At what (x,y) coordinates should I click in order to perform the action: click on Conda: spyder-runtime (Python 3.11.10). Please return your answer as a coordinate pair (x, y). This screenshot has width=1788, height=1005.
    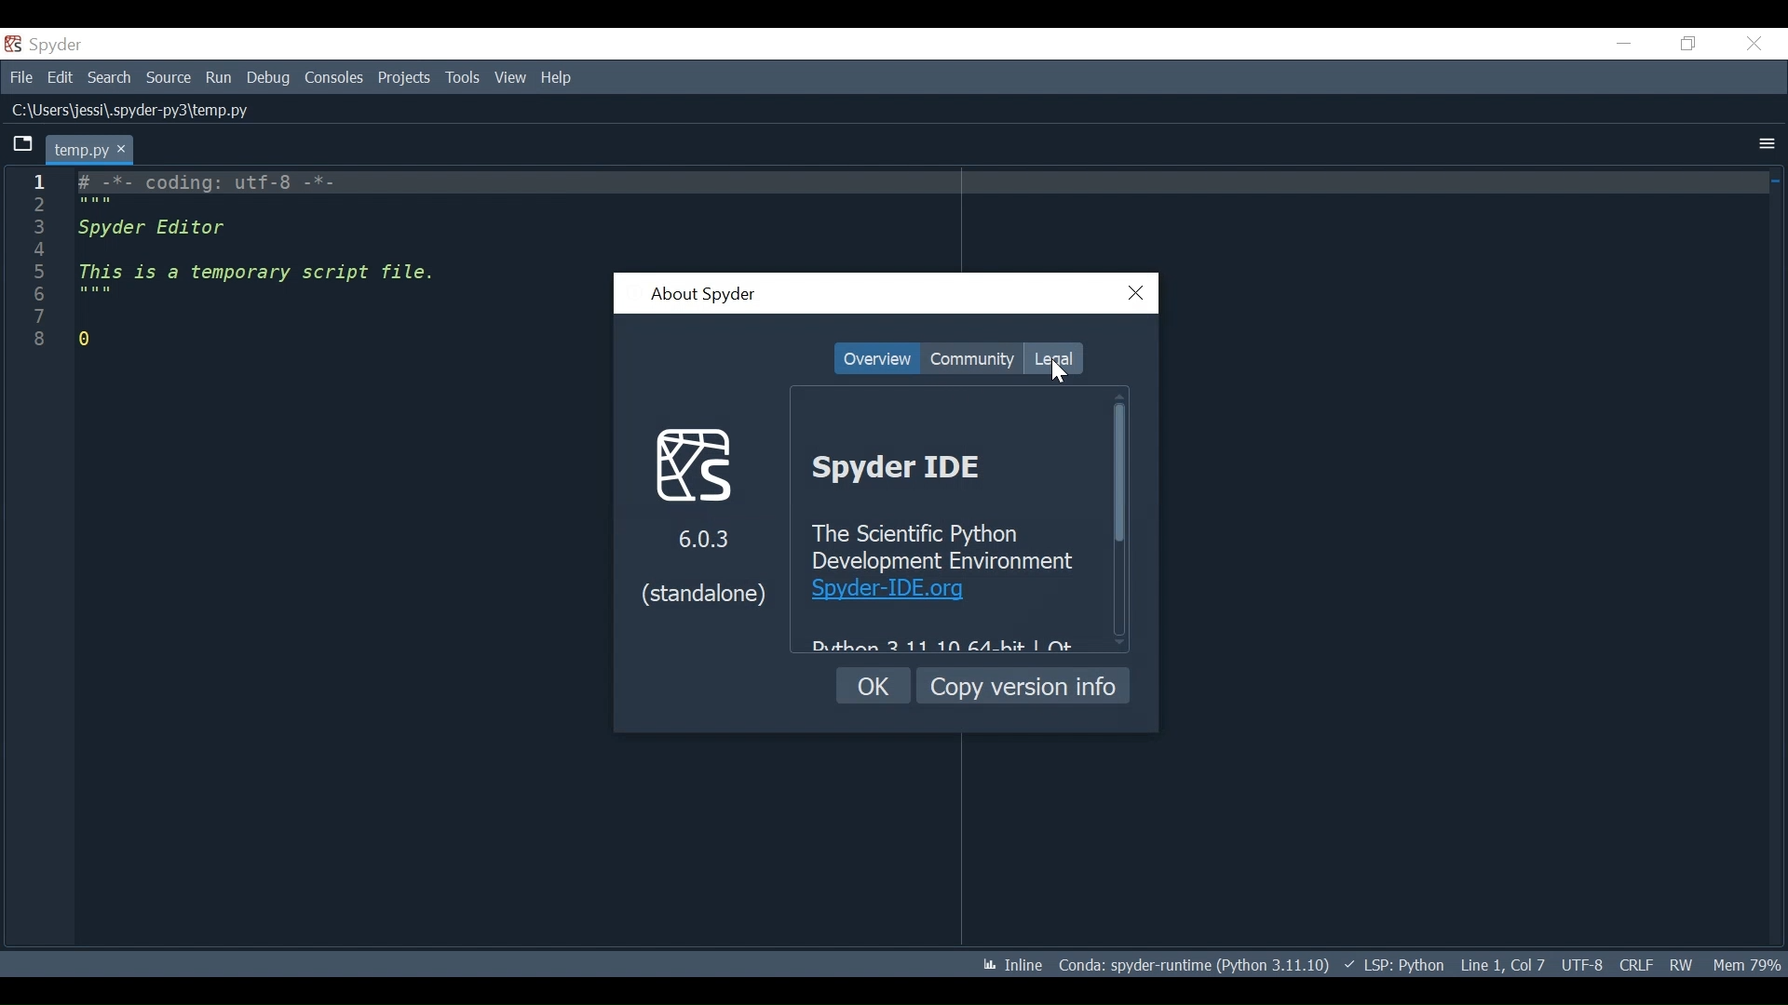
    Looking at the image, I should click on (1195, 969).